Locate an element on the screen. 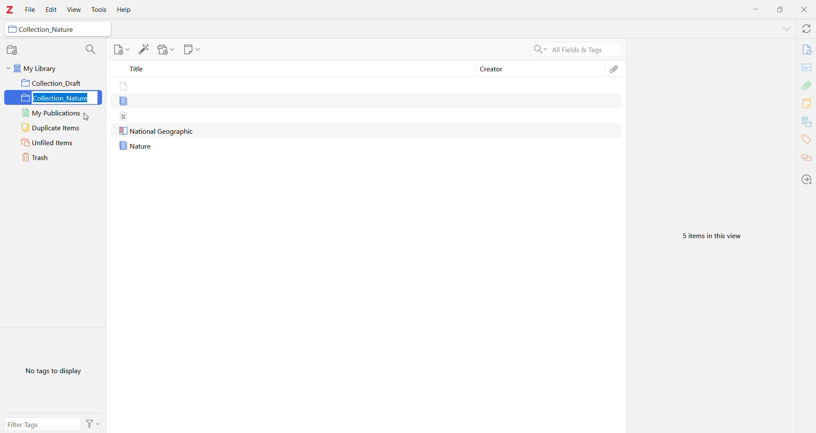  cursor is located at coordinates (83, 115).